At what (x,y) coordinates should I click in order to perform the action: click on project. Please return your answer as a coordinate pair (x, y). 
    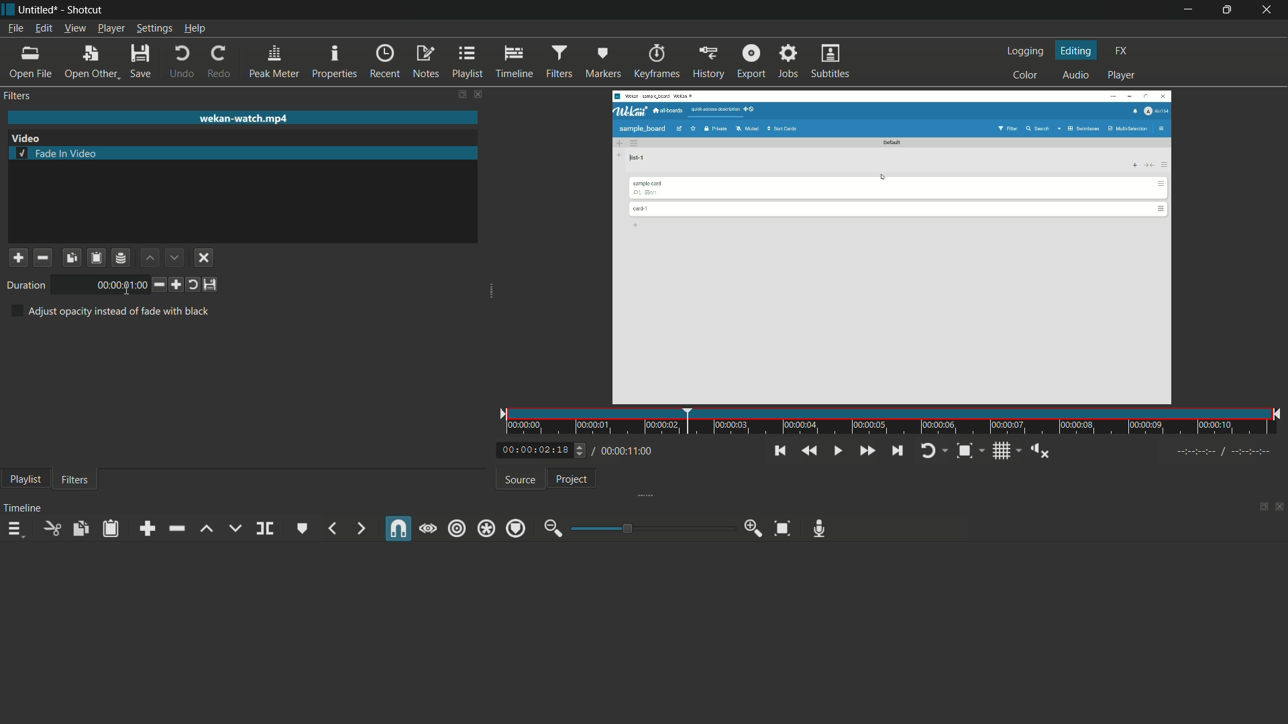
    Looking at the image, I should click on (573, 479).